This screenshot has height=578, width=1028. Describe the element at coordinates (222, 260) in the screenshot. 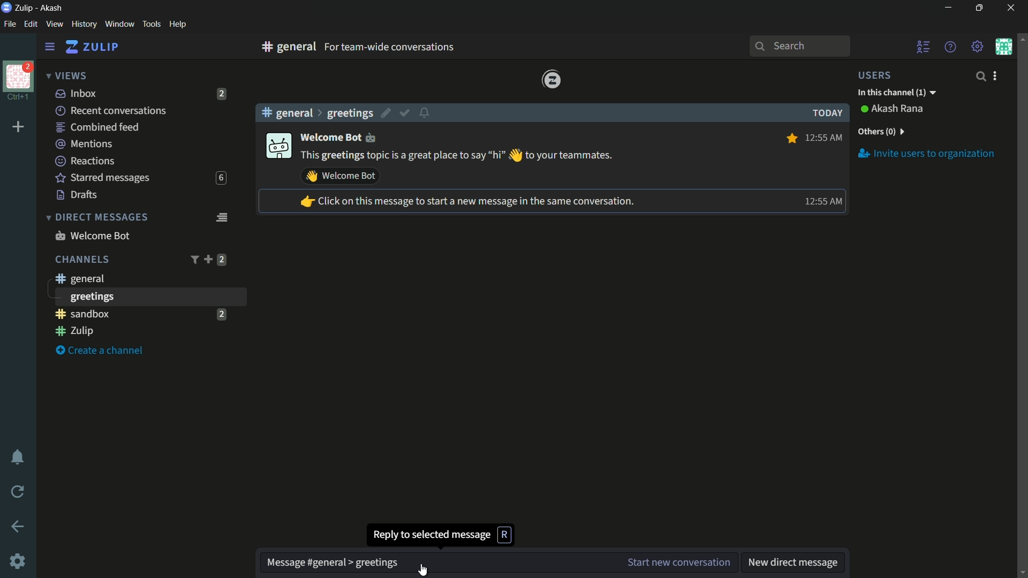

I see `2 unread messages` at that location.